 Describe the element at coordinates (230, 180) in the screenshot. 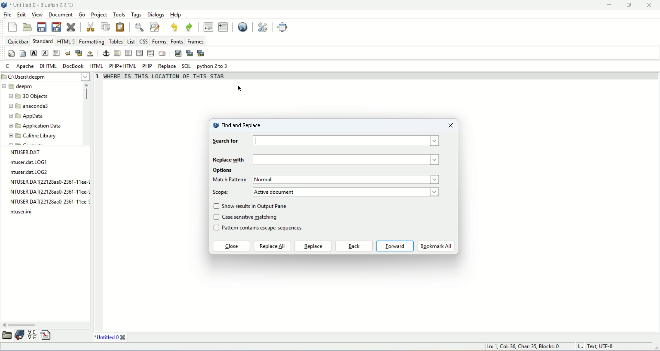

I see `Match pattern` at that location.